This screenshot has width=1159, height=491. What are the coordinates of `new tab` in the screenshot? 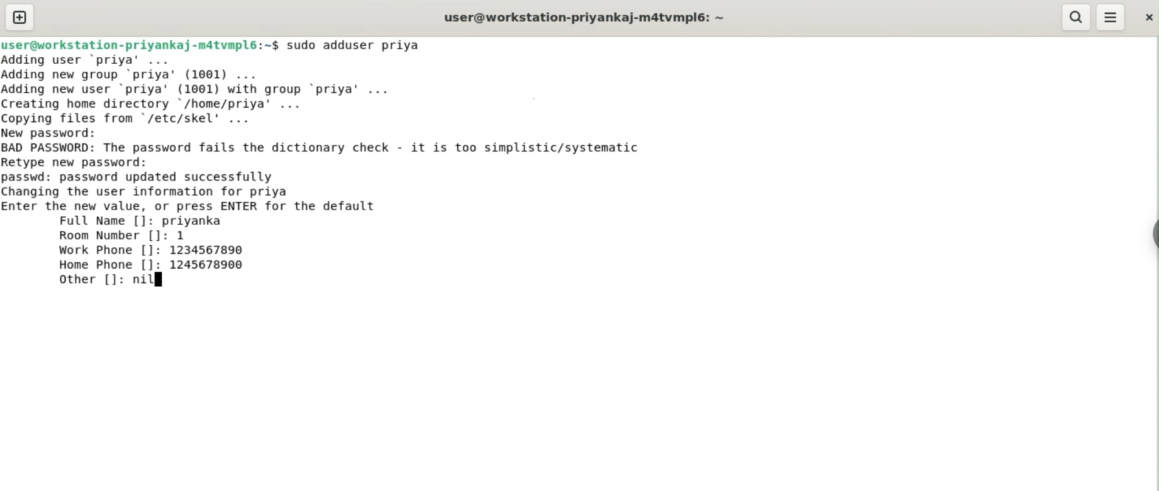 It's located at (19, 17).